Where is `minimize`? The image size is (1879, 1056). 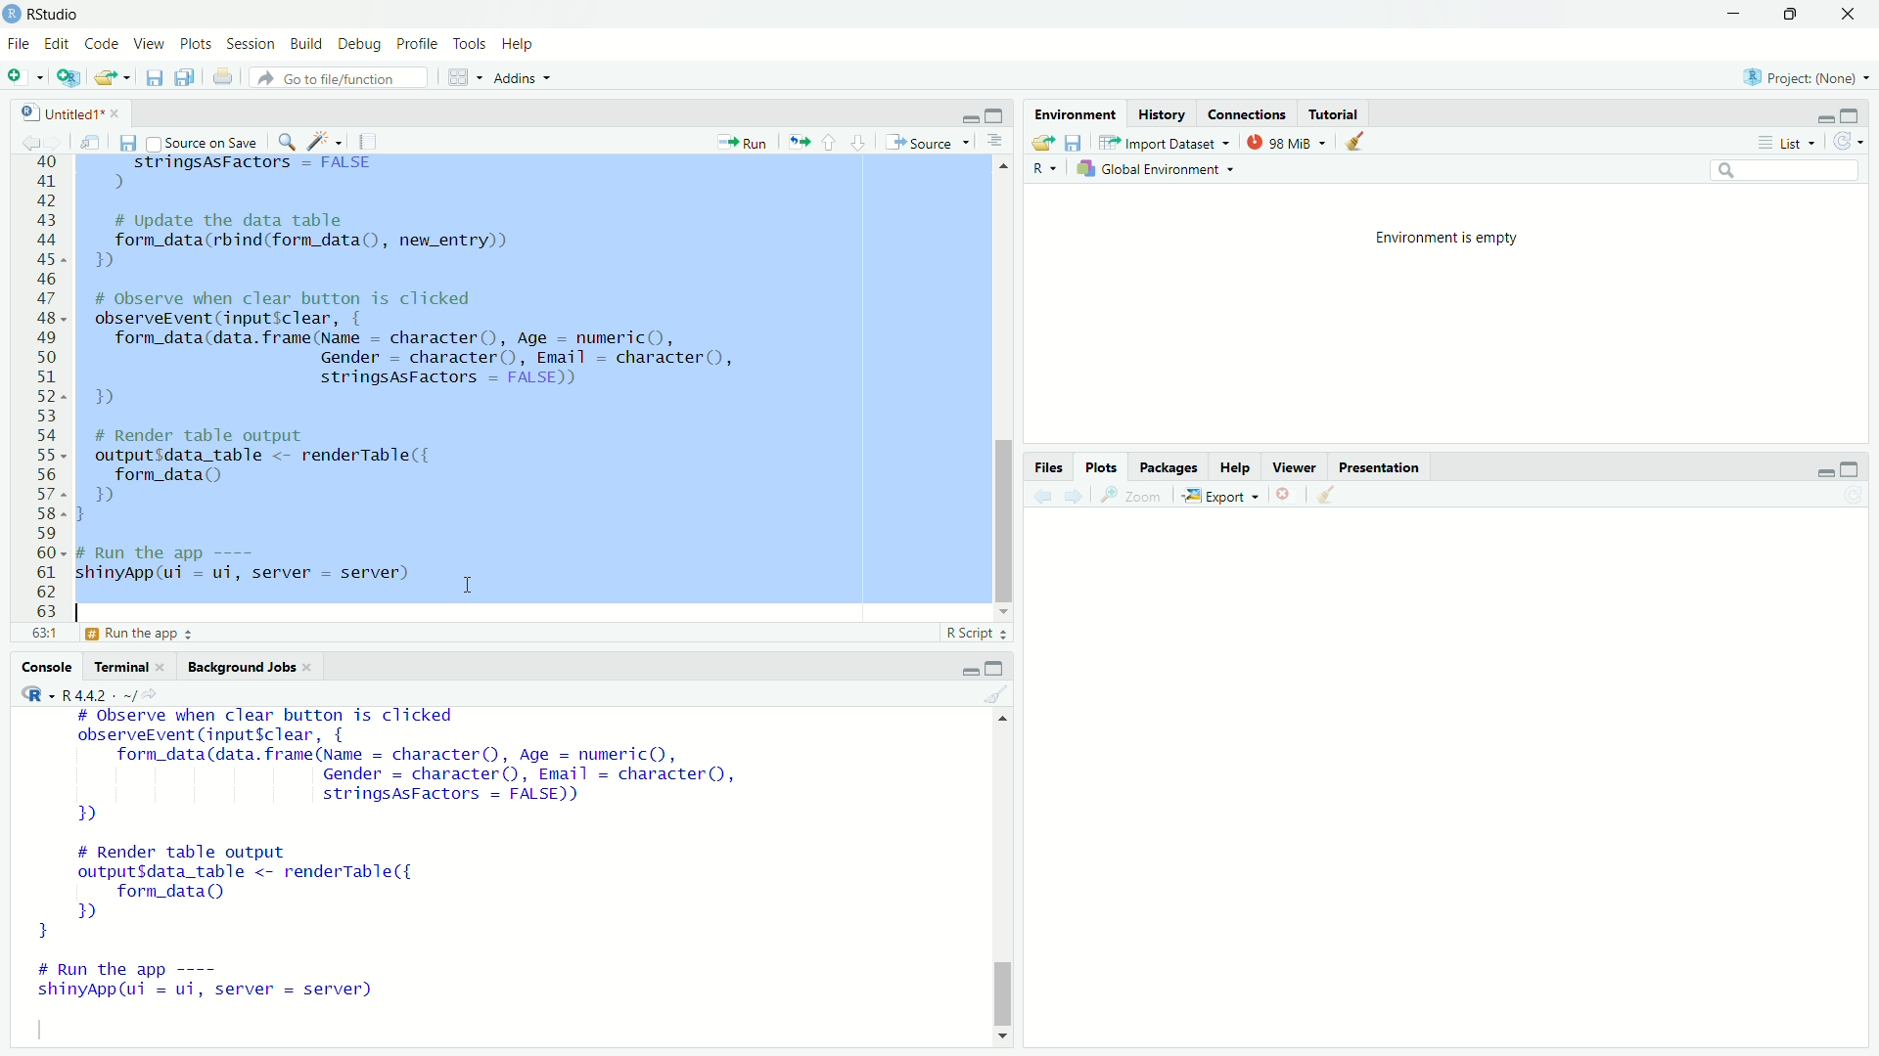
minimize is located at coordinates (1819, 117).